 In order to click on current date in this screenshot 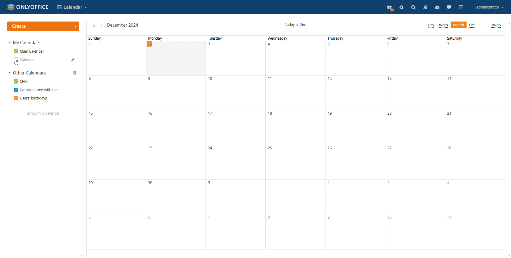, I will do `click(295, 24)`.